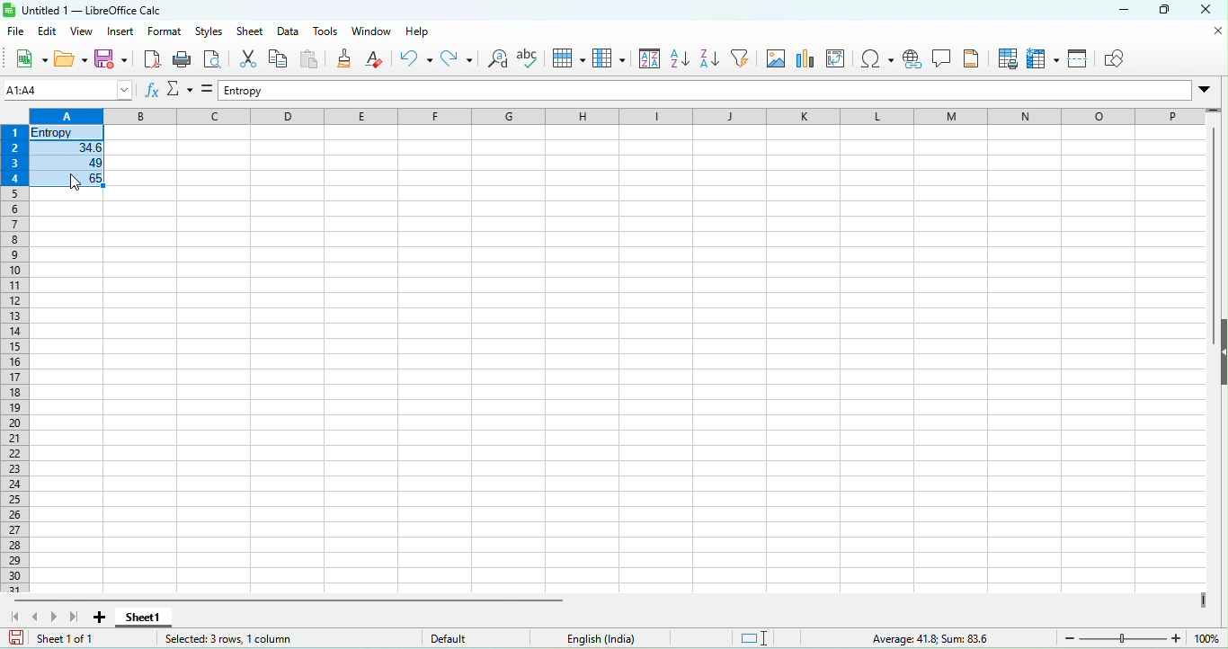 The height and width of the screenshot is (649, 1228). I want to click on hyperlink, so click(913, 61).